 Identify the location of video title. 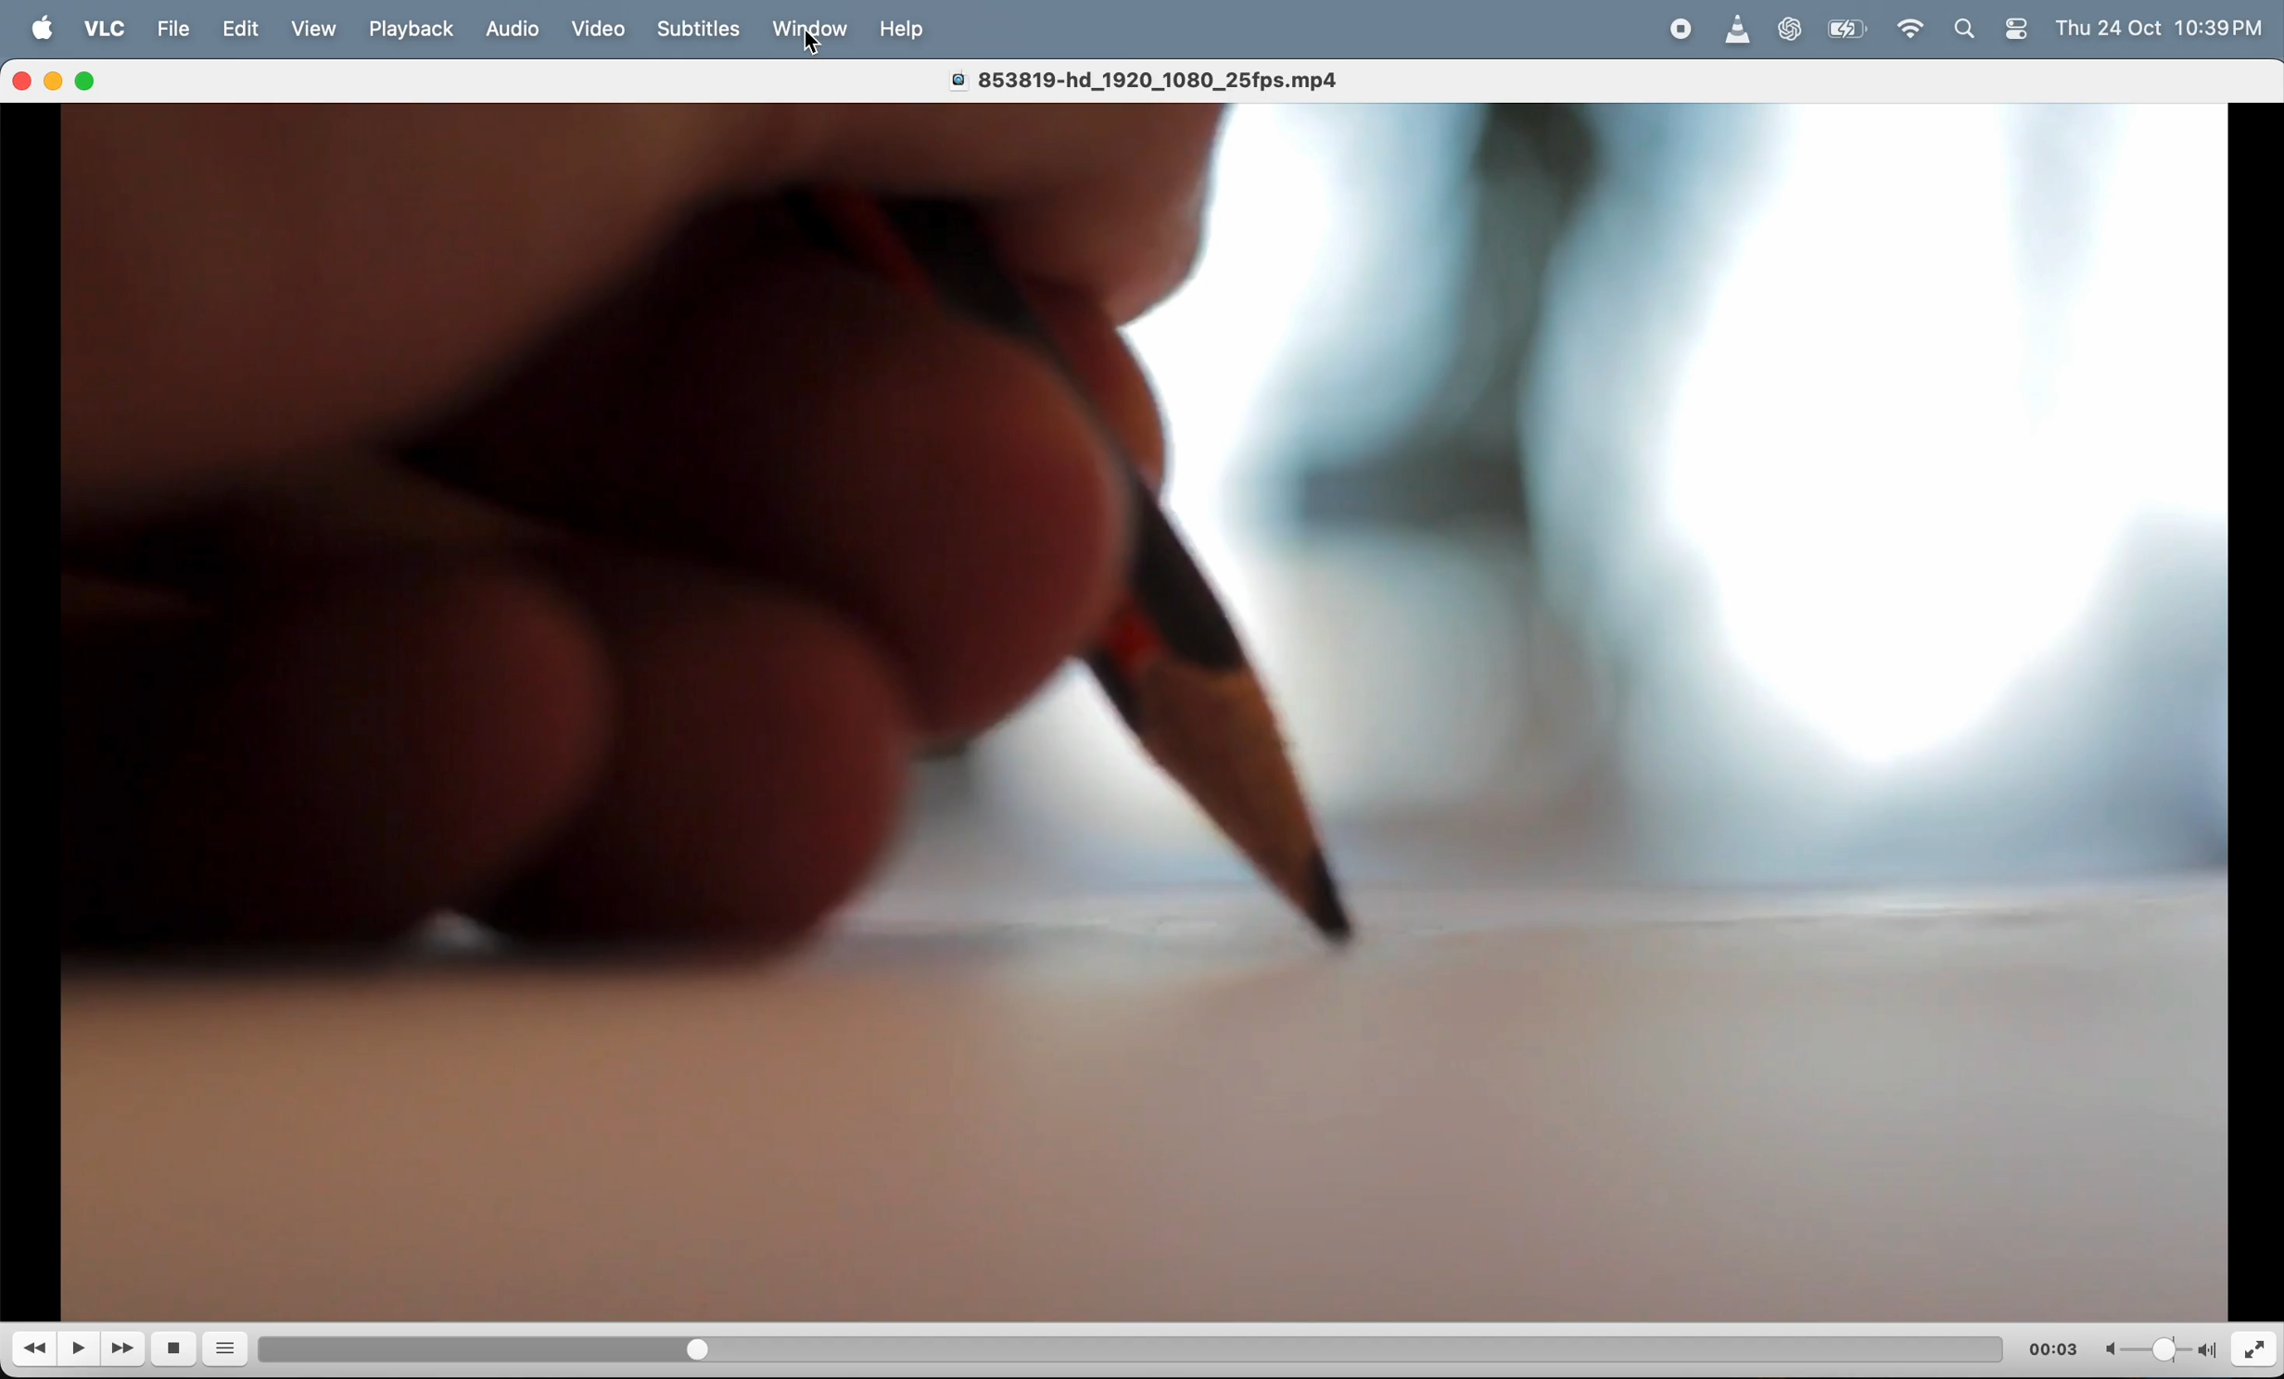
(1161, 77).